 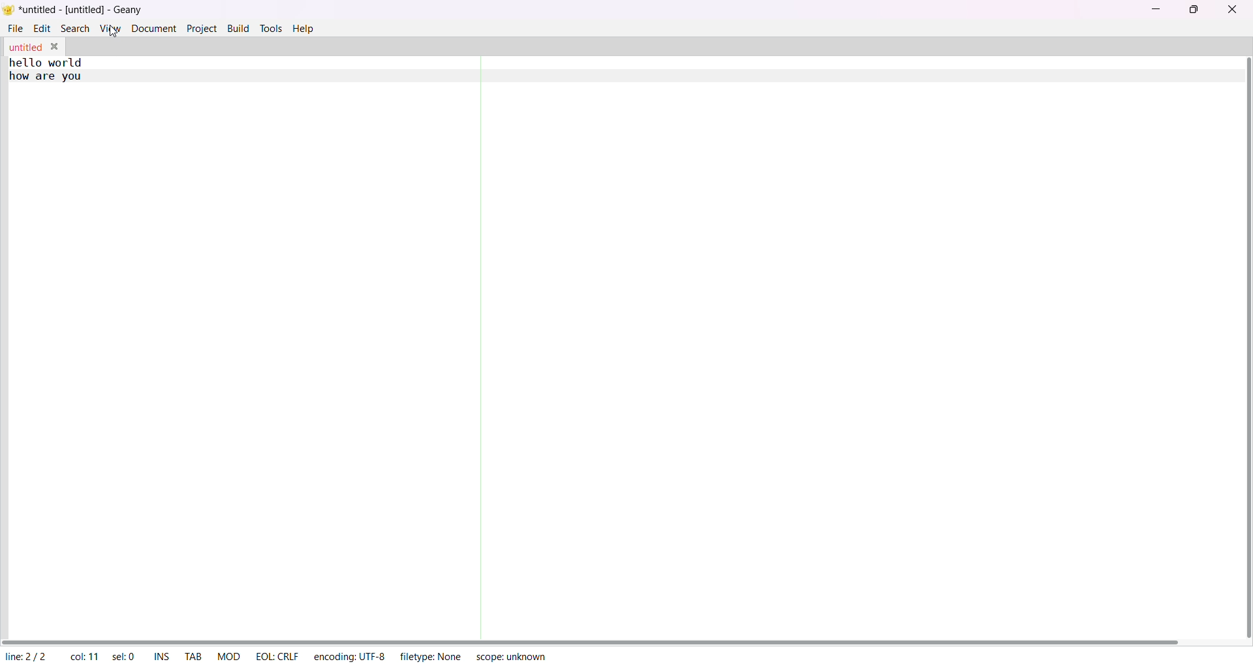 What do you see at coordinates (1244, 347) in the screenshot?
I see `vertical scroll bar` at bounding box center [1244, 347].